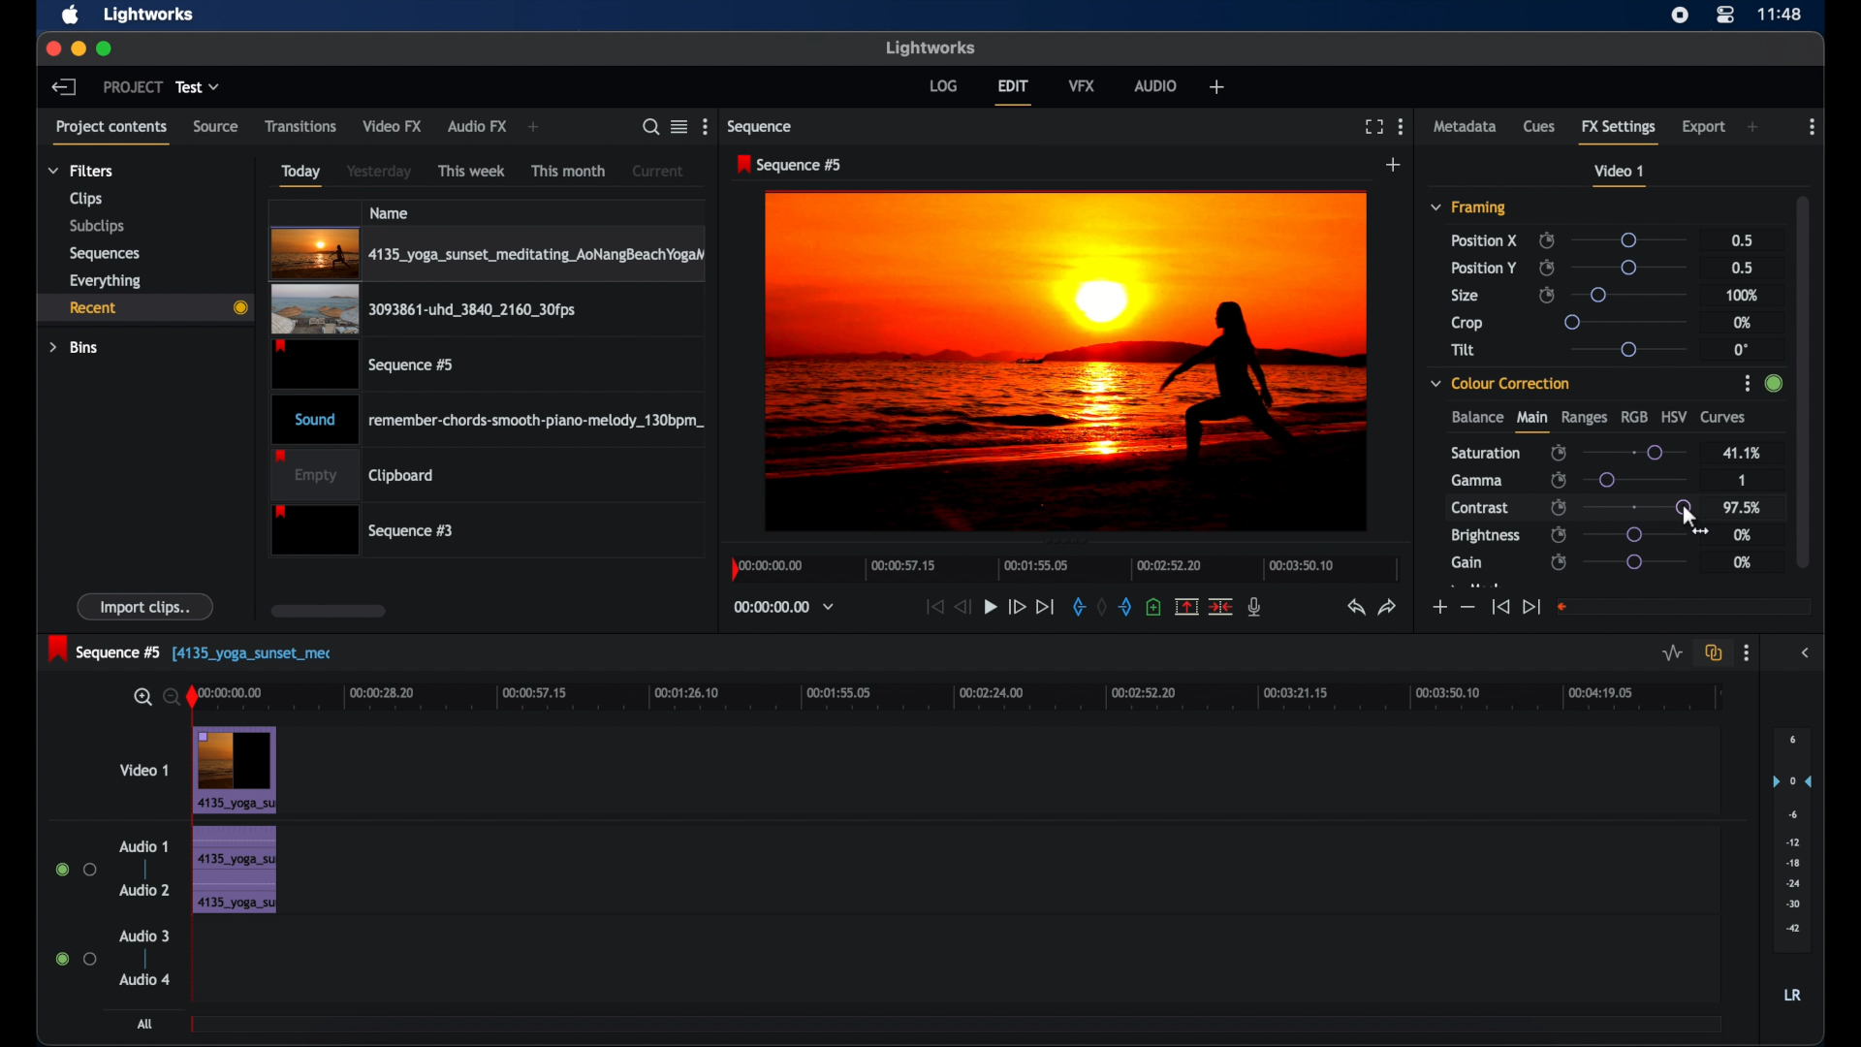  I want to click on LR, so click(1792, 996).